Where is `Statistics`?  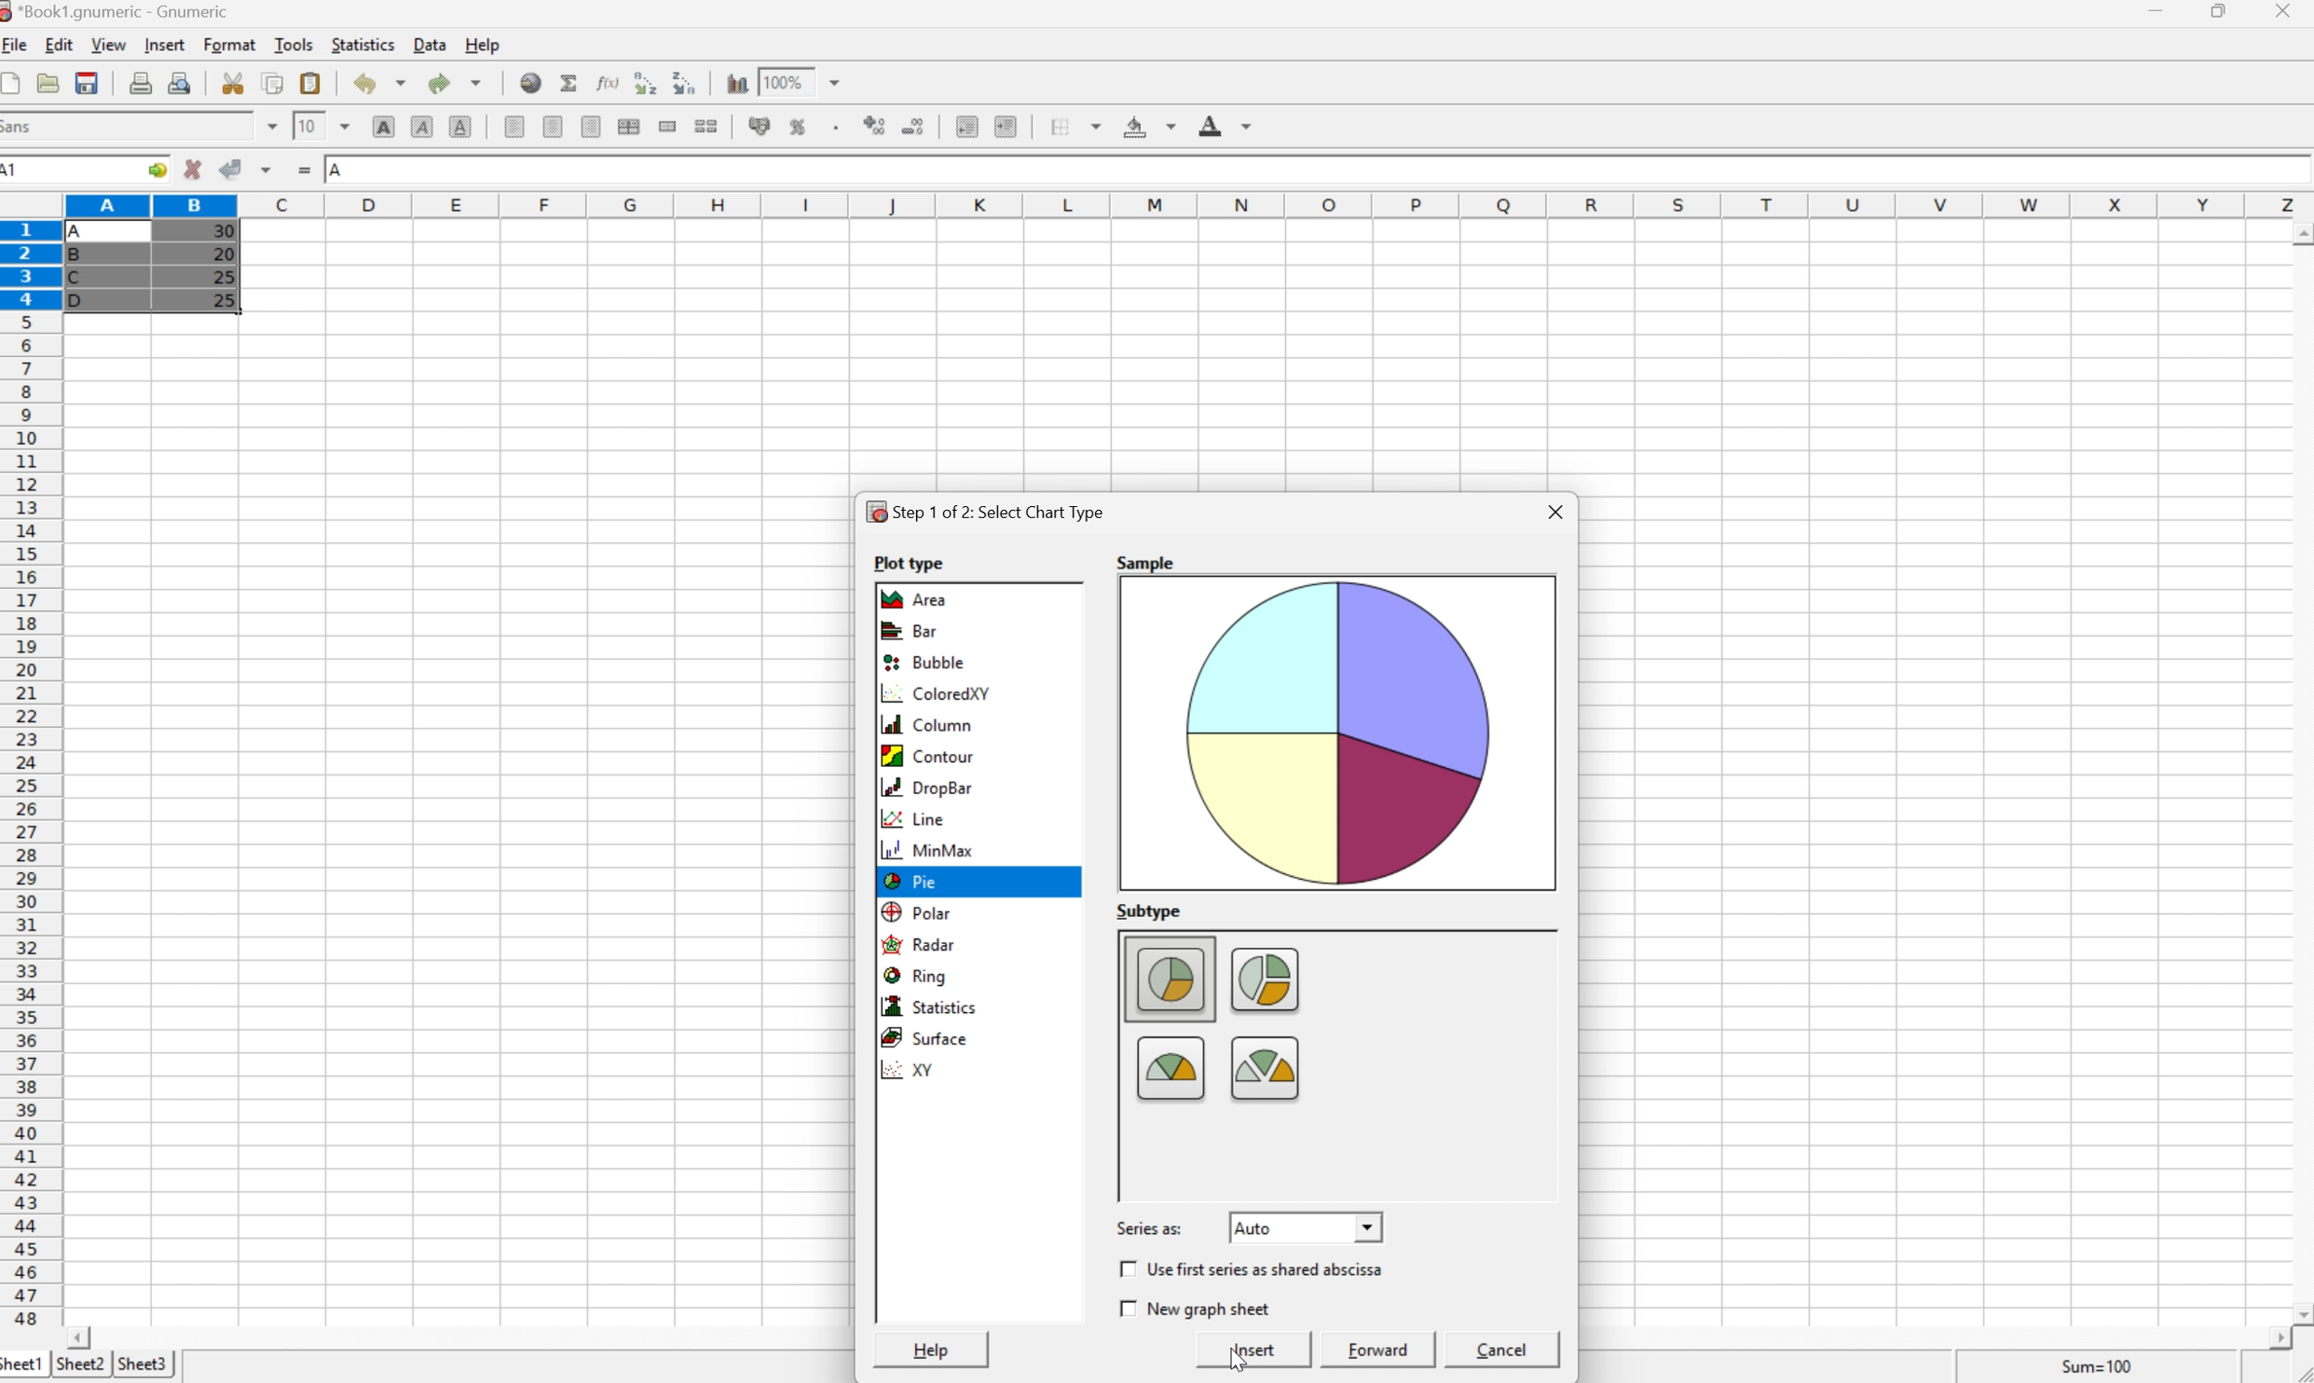 Statistics is located at coordinates (927, 1006).